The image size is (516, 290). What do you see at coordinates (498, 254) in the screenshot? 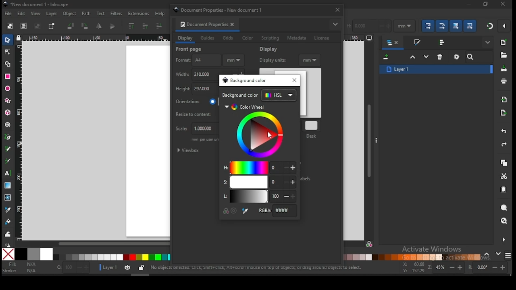
I see `next` at bounding box center [498, 254].